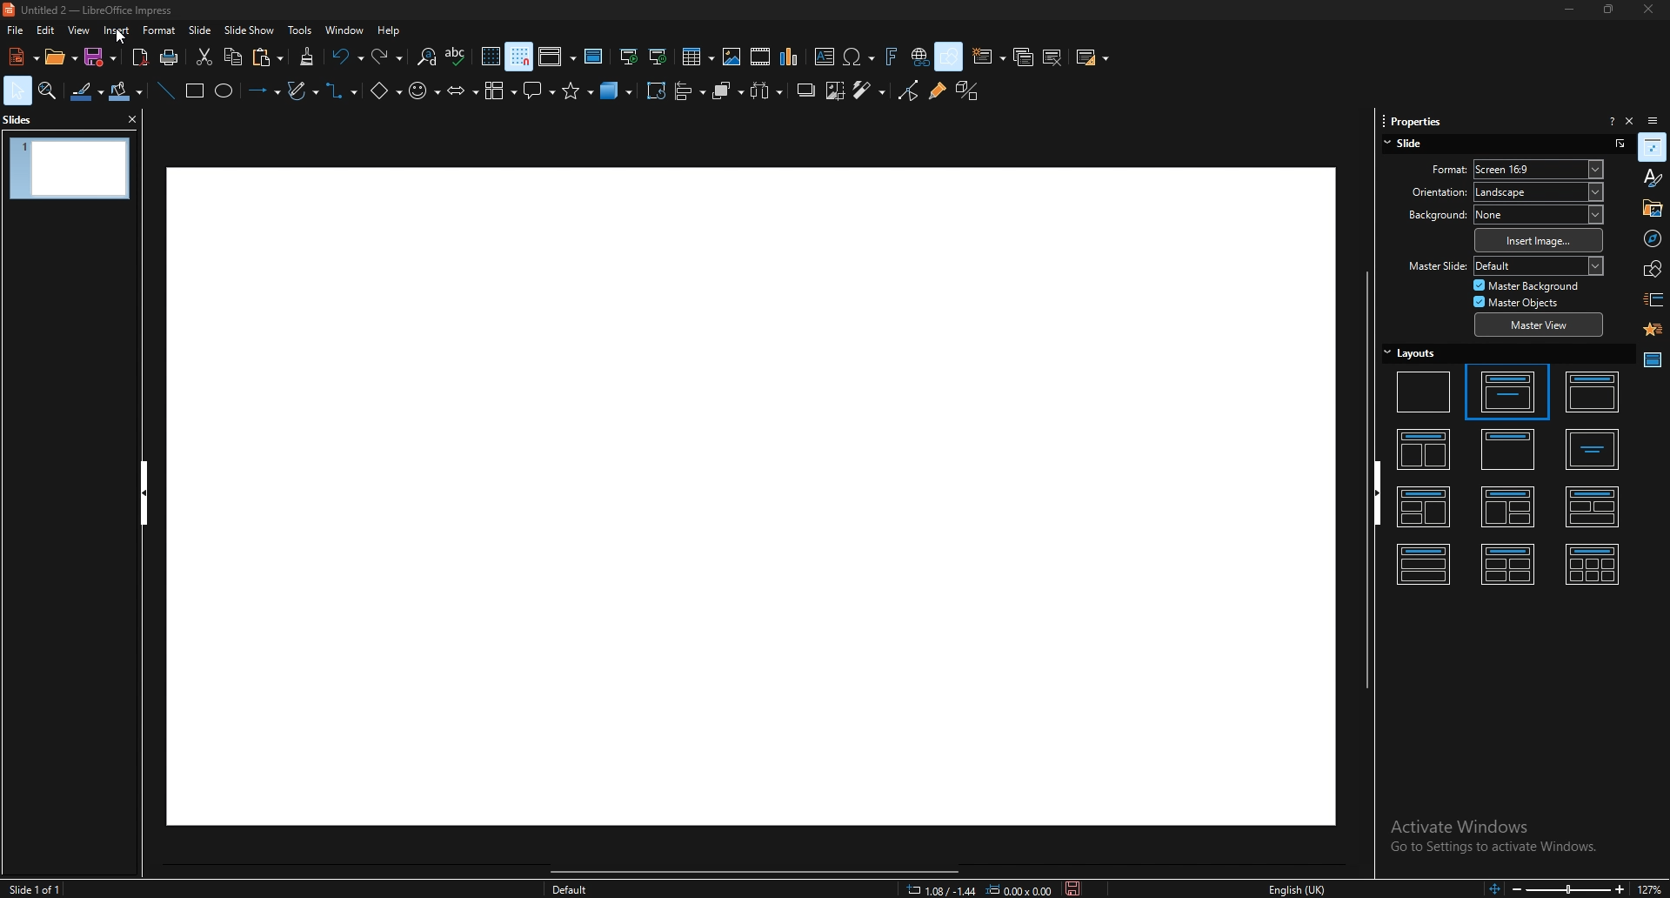  What do you see at coordinates (1425, 391) in the screenshot?
I see `blank slide` at bounding box center [1425, 391].